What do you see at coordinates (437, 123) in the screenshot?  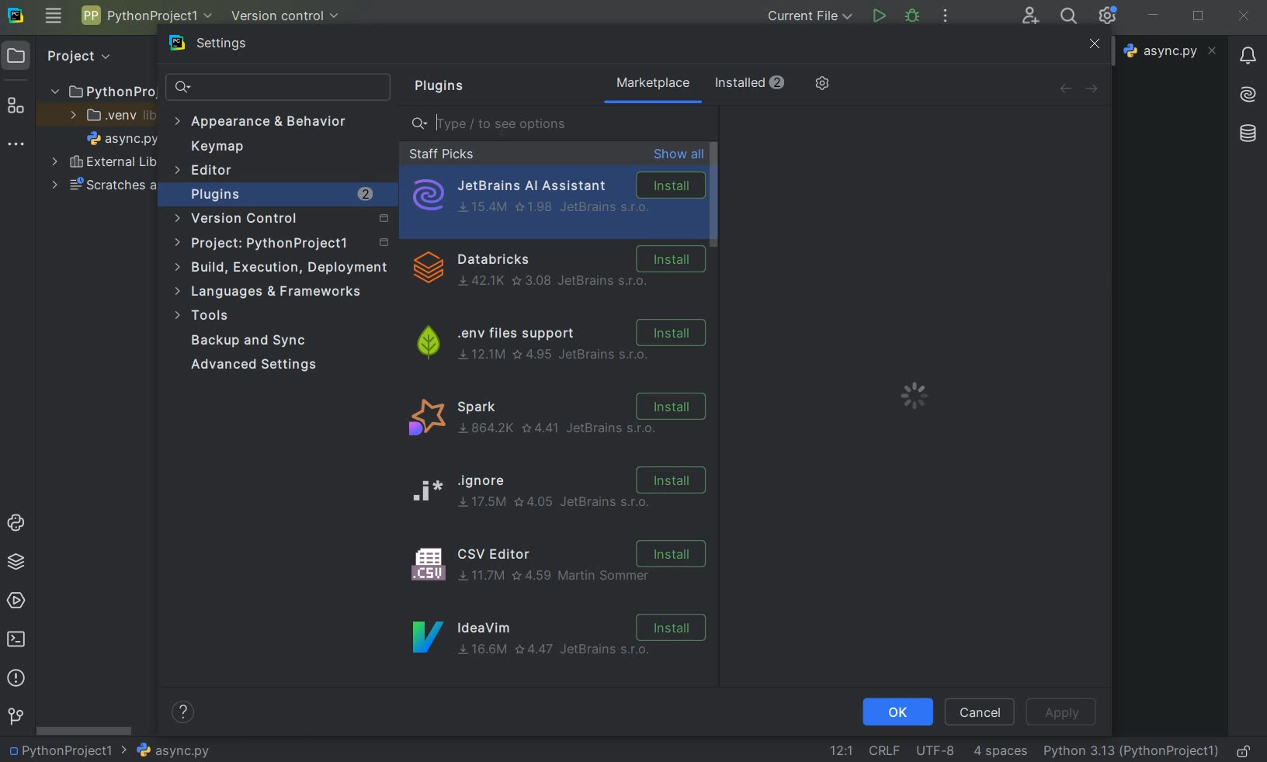 I see `editor` at bounding box center [437, 123].